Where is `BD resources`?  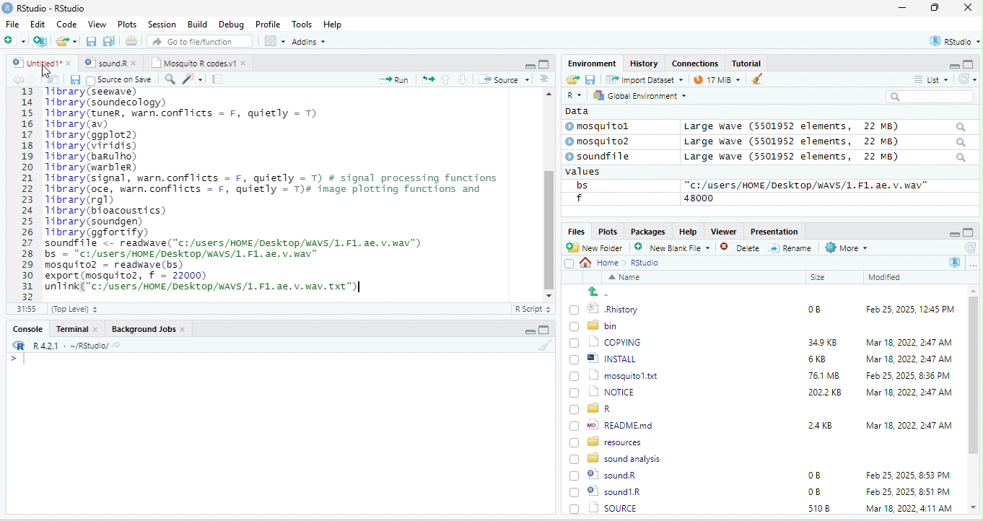 BD resources is located at coordinates (608, 440).